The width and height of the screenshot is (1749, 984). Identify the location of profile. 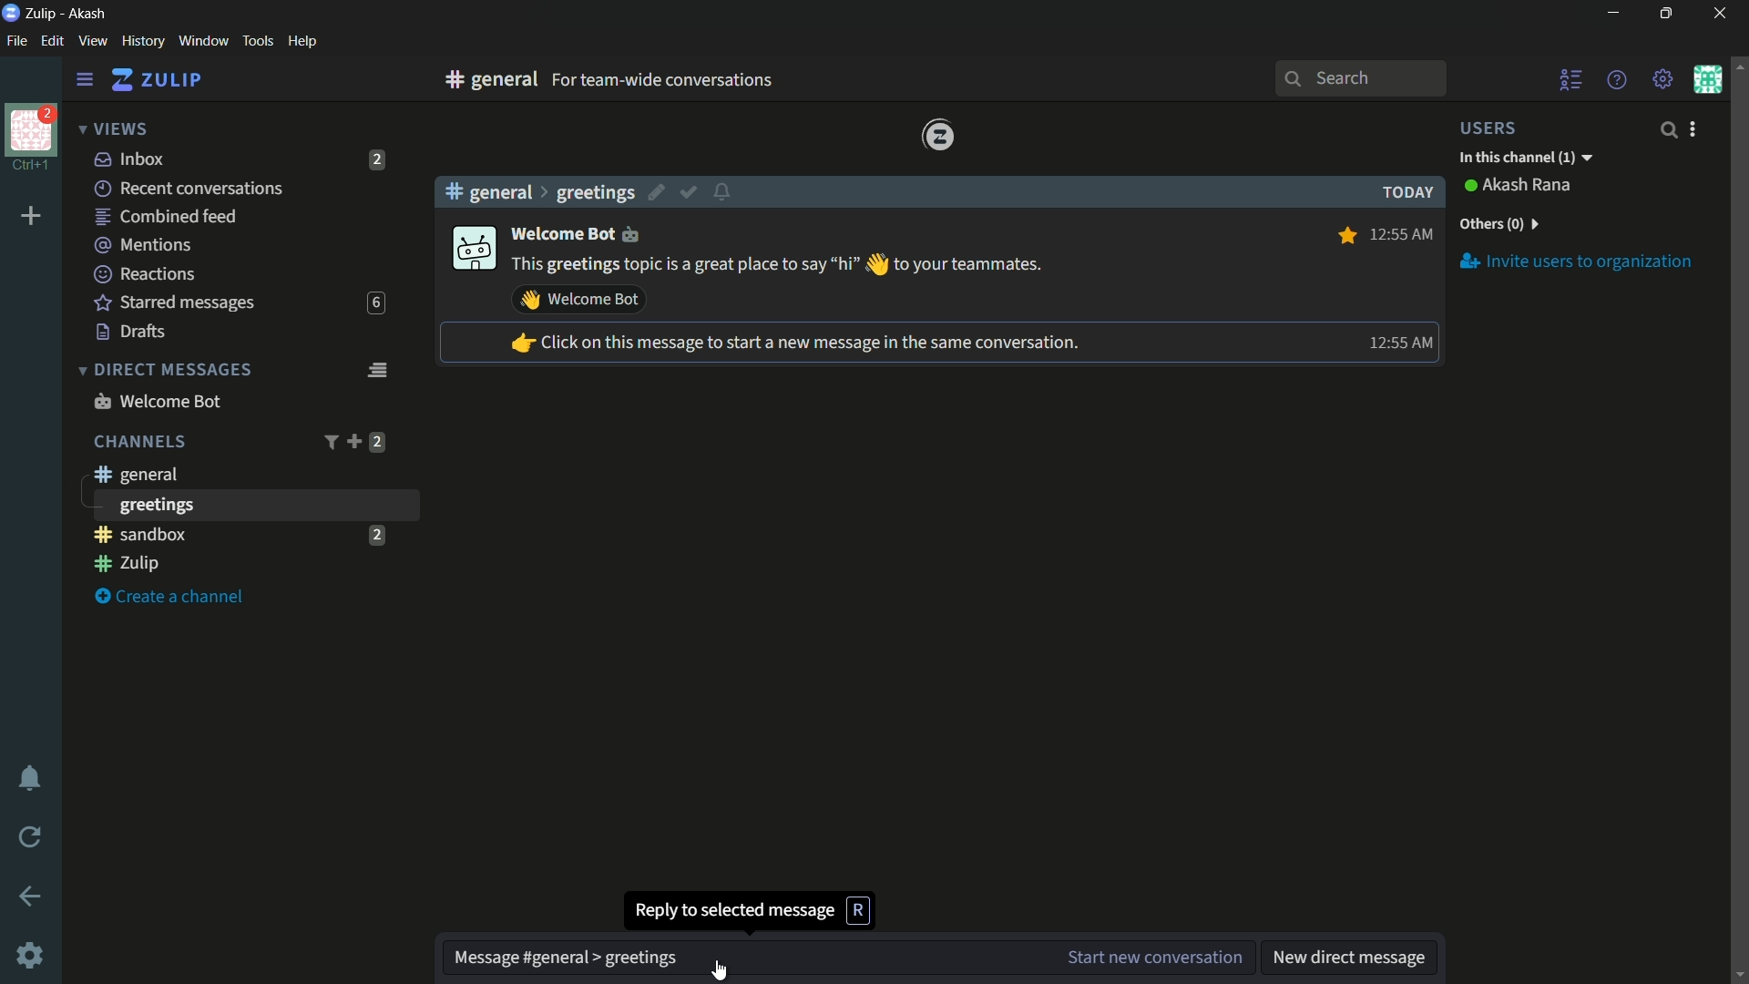
(31, 128).